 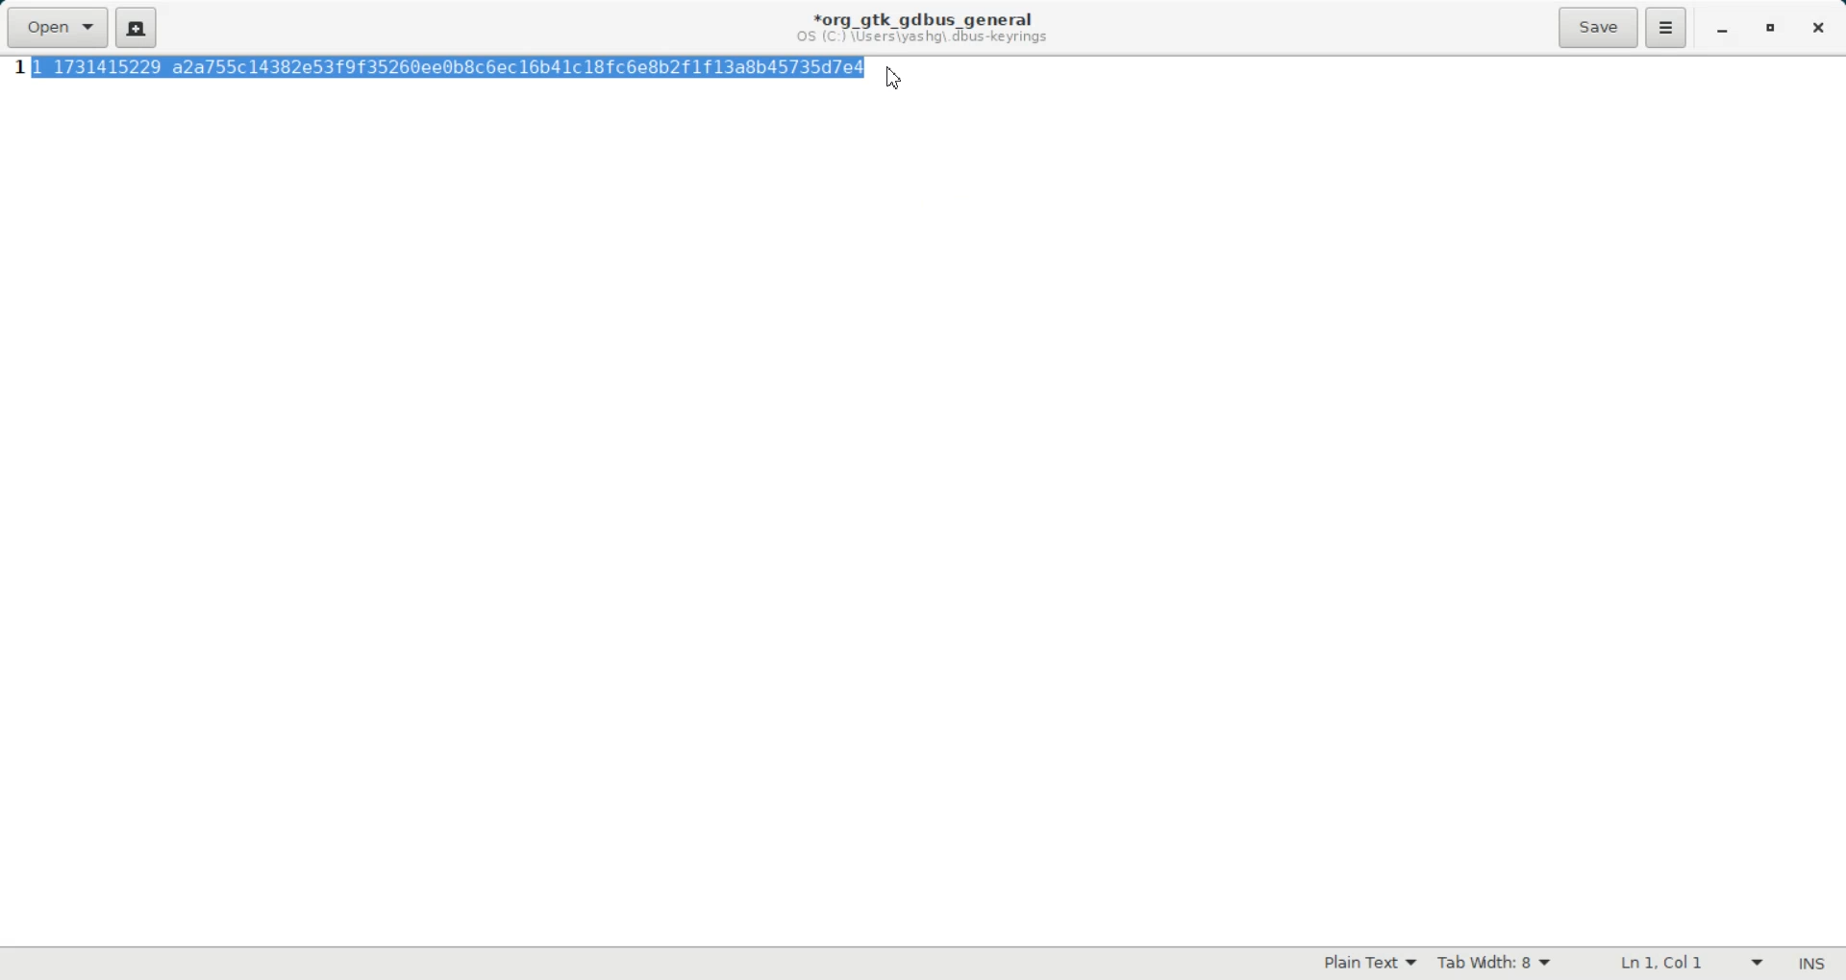 I want to click on Create a new document, so click(x=137, y=27).